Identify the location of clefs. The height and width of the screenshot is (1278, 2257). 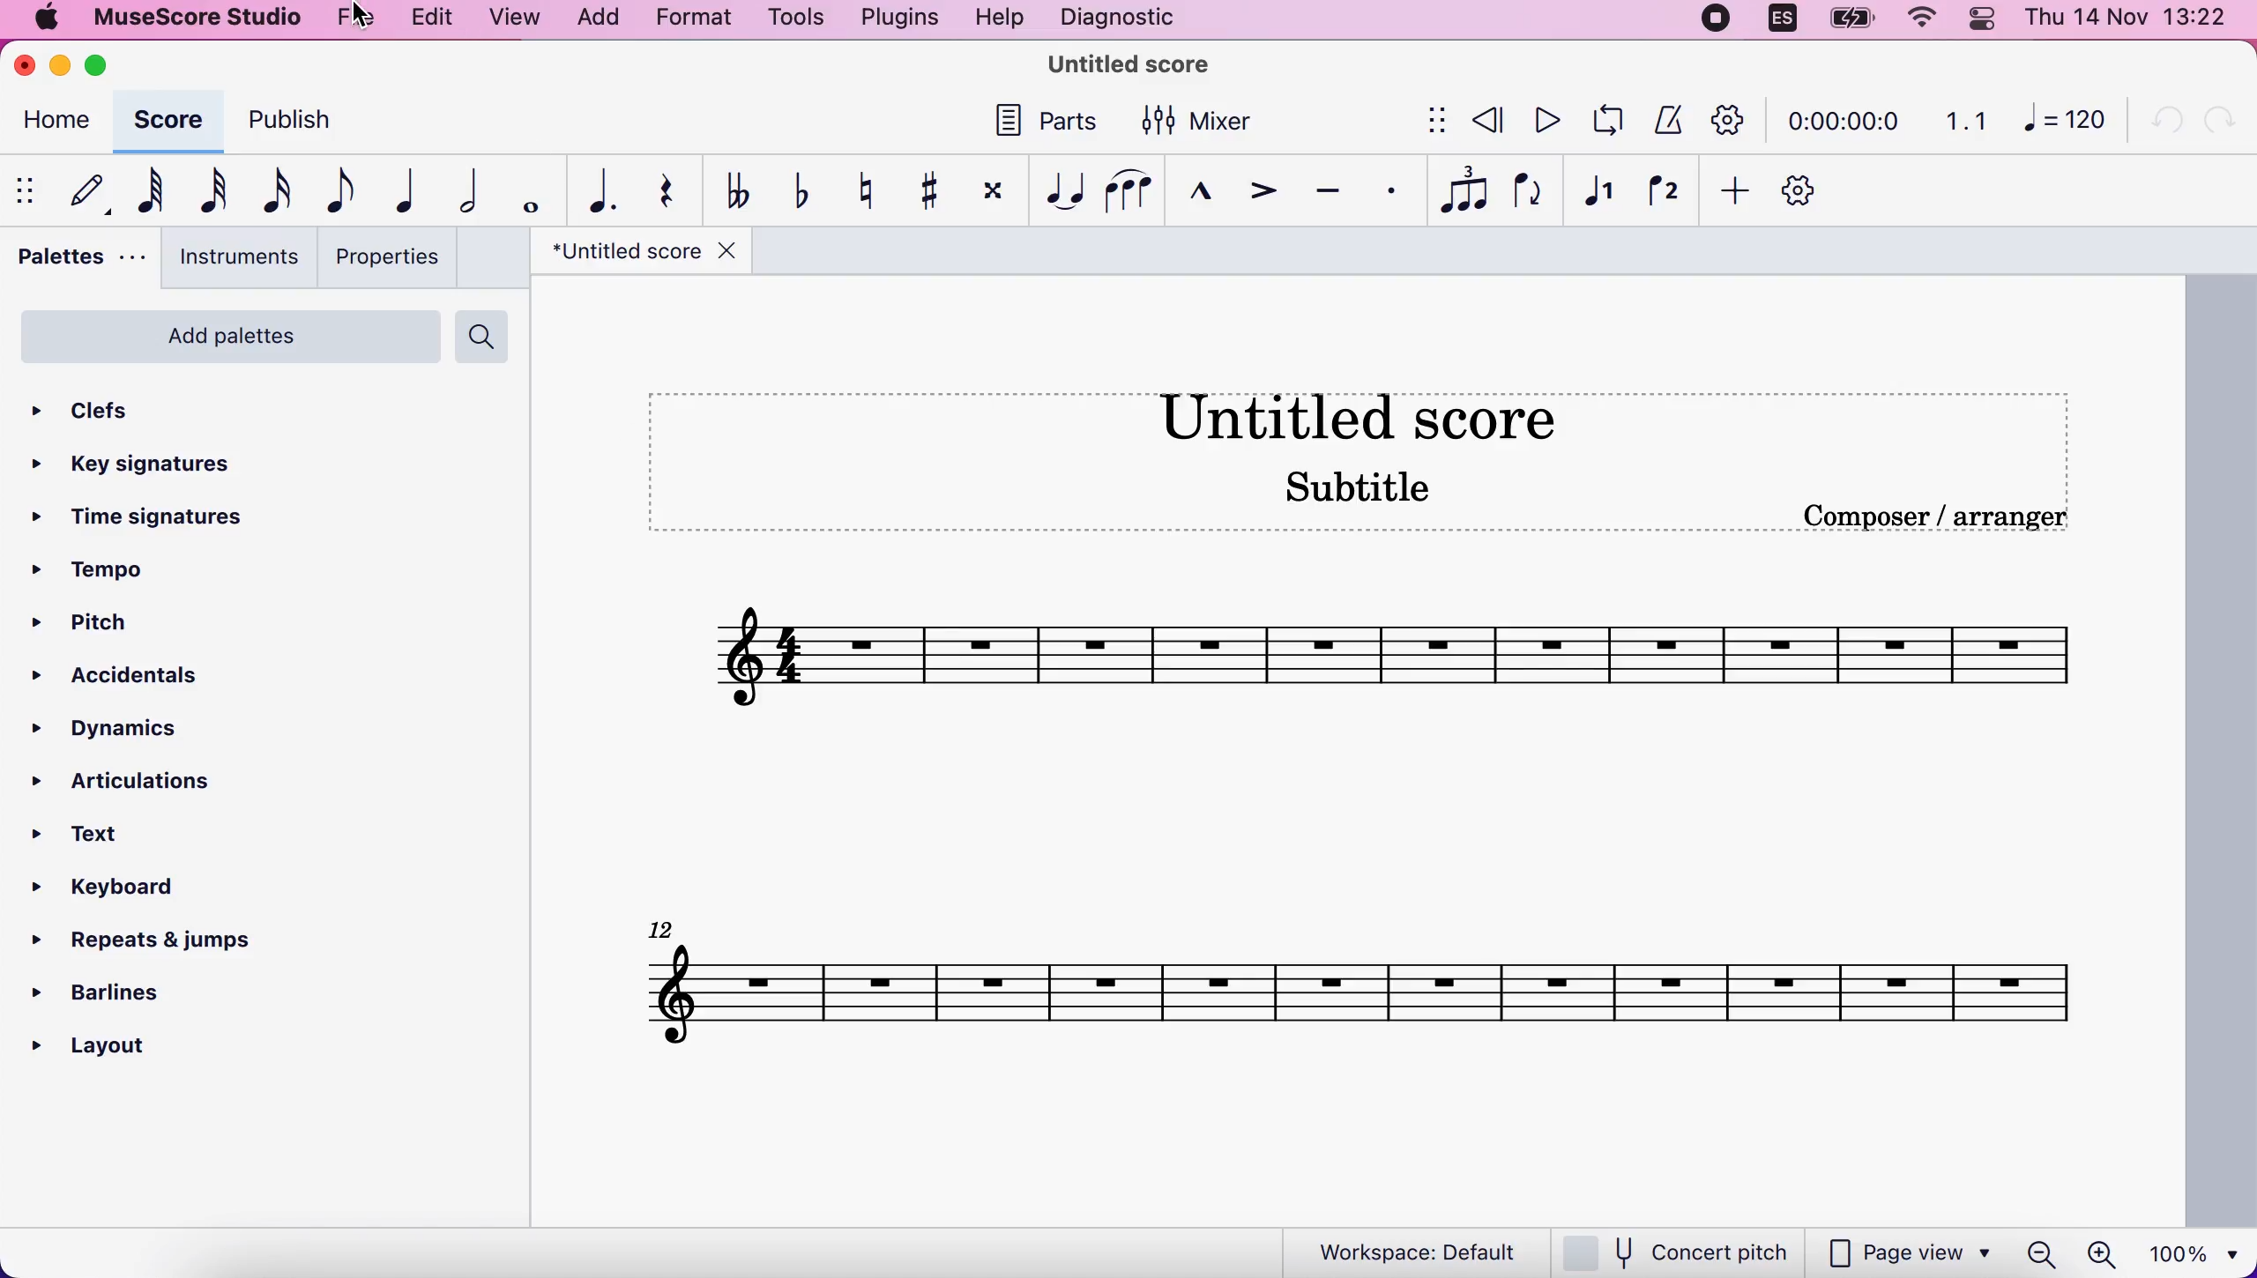
(110, 411).